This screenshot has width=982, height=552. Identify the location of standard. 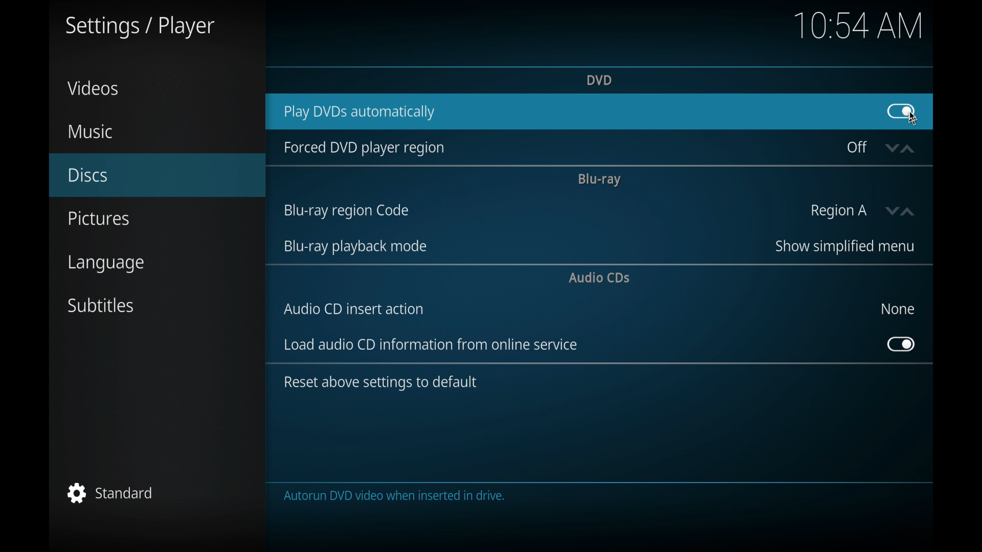
(110, 493).